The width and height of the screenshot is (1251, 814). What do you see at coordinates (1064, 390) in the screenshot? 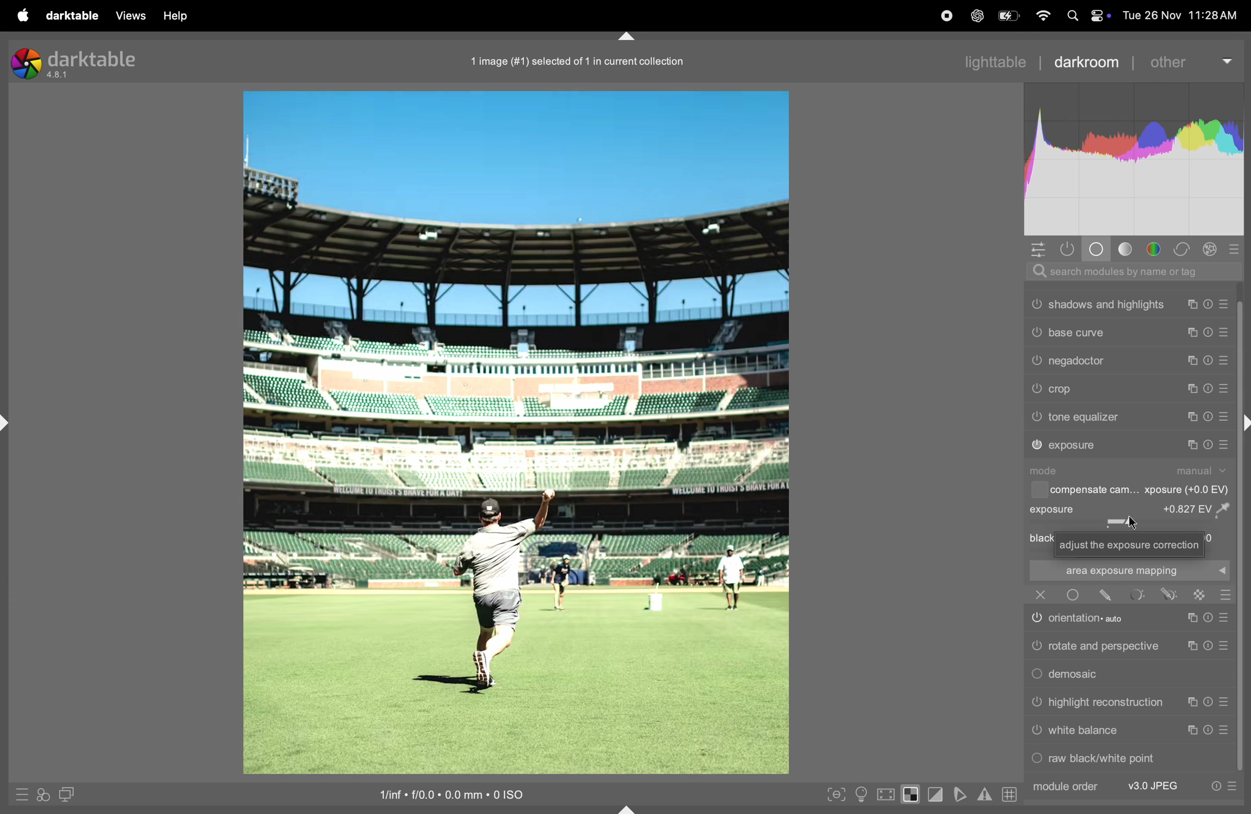
I see `crop` at bounding box center [1064, 390].